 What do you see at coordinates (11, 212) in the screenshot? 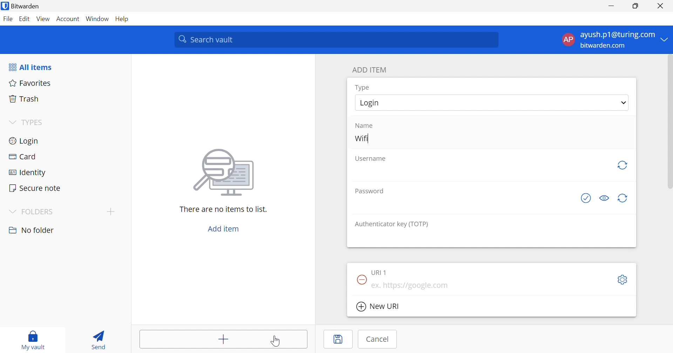
I see `Drop Down` at bounding box center [11, 212].